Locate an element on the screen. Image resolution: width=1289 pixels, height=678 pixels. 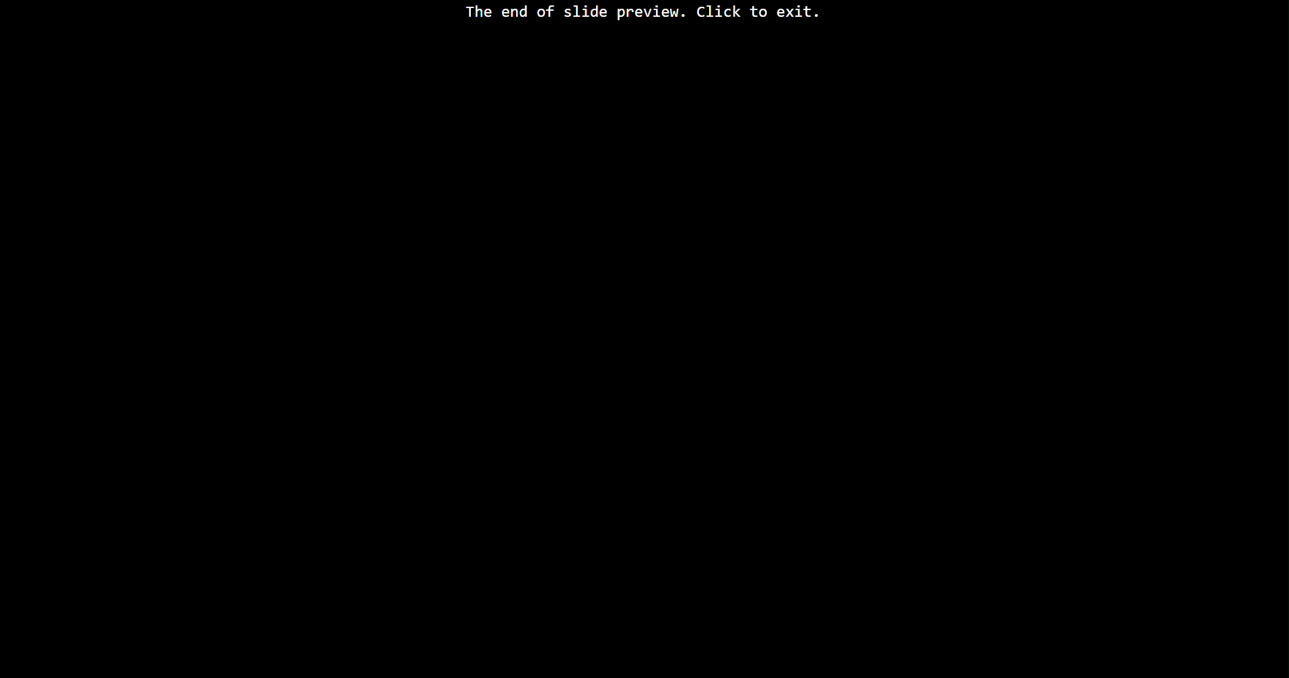
The end of slide preview. Click to exit. is located at coordinates (642, 14).